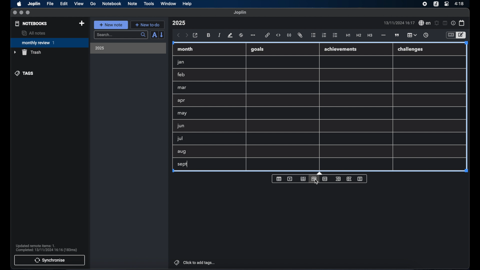 The height and width of the screenshot is (270, 480). I want to click on trash, so click(27, 52).